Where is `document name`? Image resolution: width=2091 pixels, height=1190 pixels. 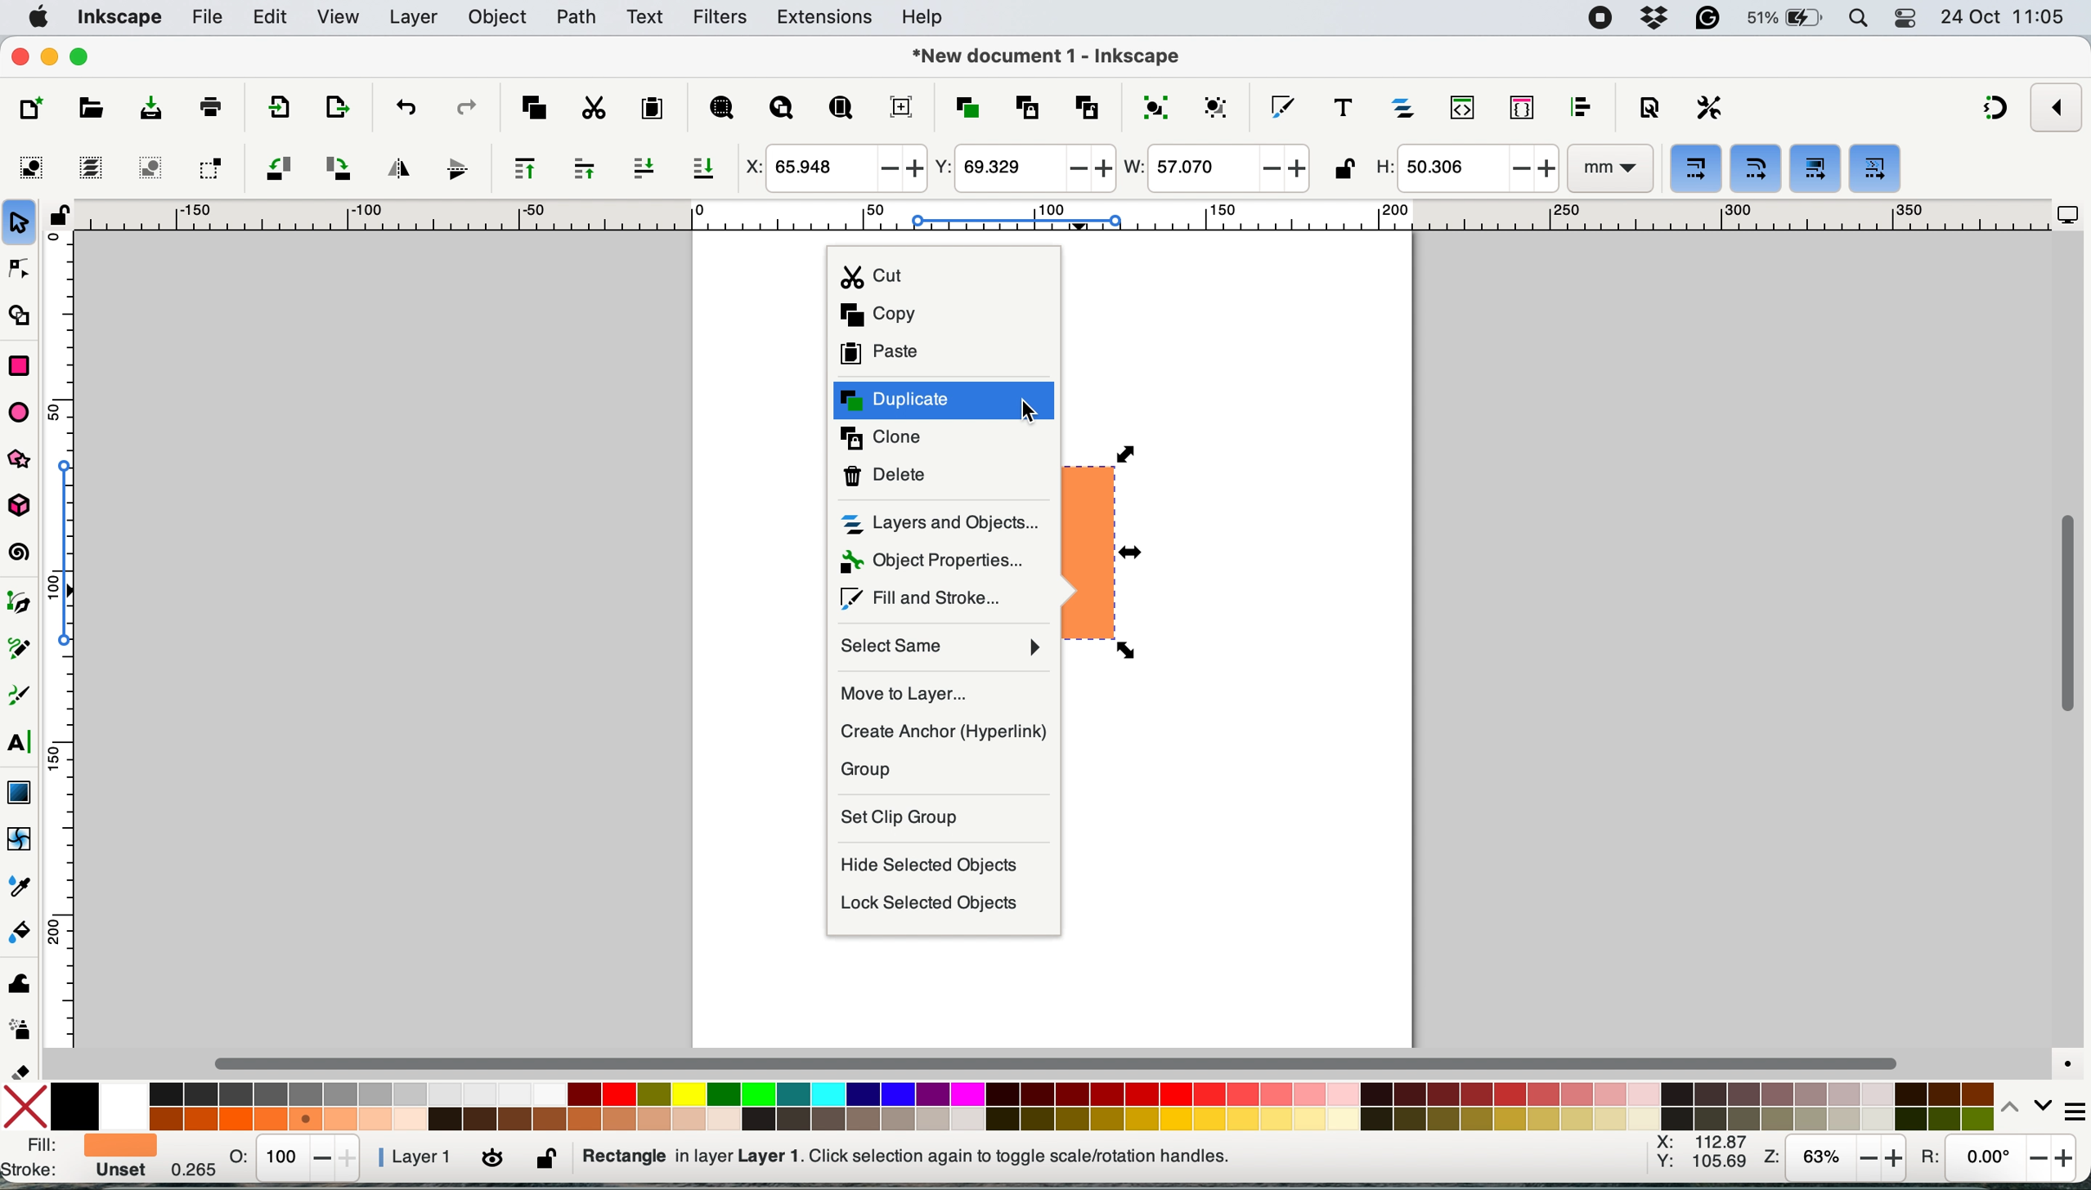 document name is located at coordinates (1046, 57).